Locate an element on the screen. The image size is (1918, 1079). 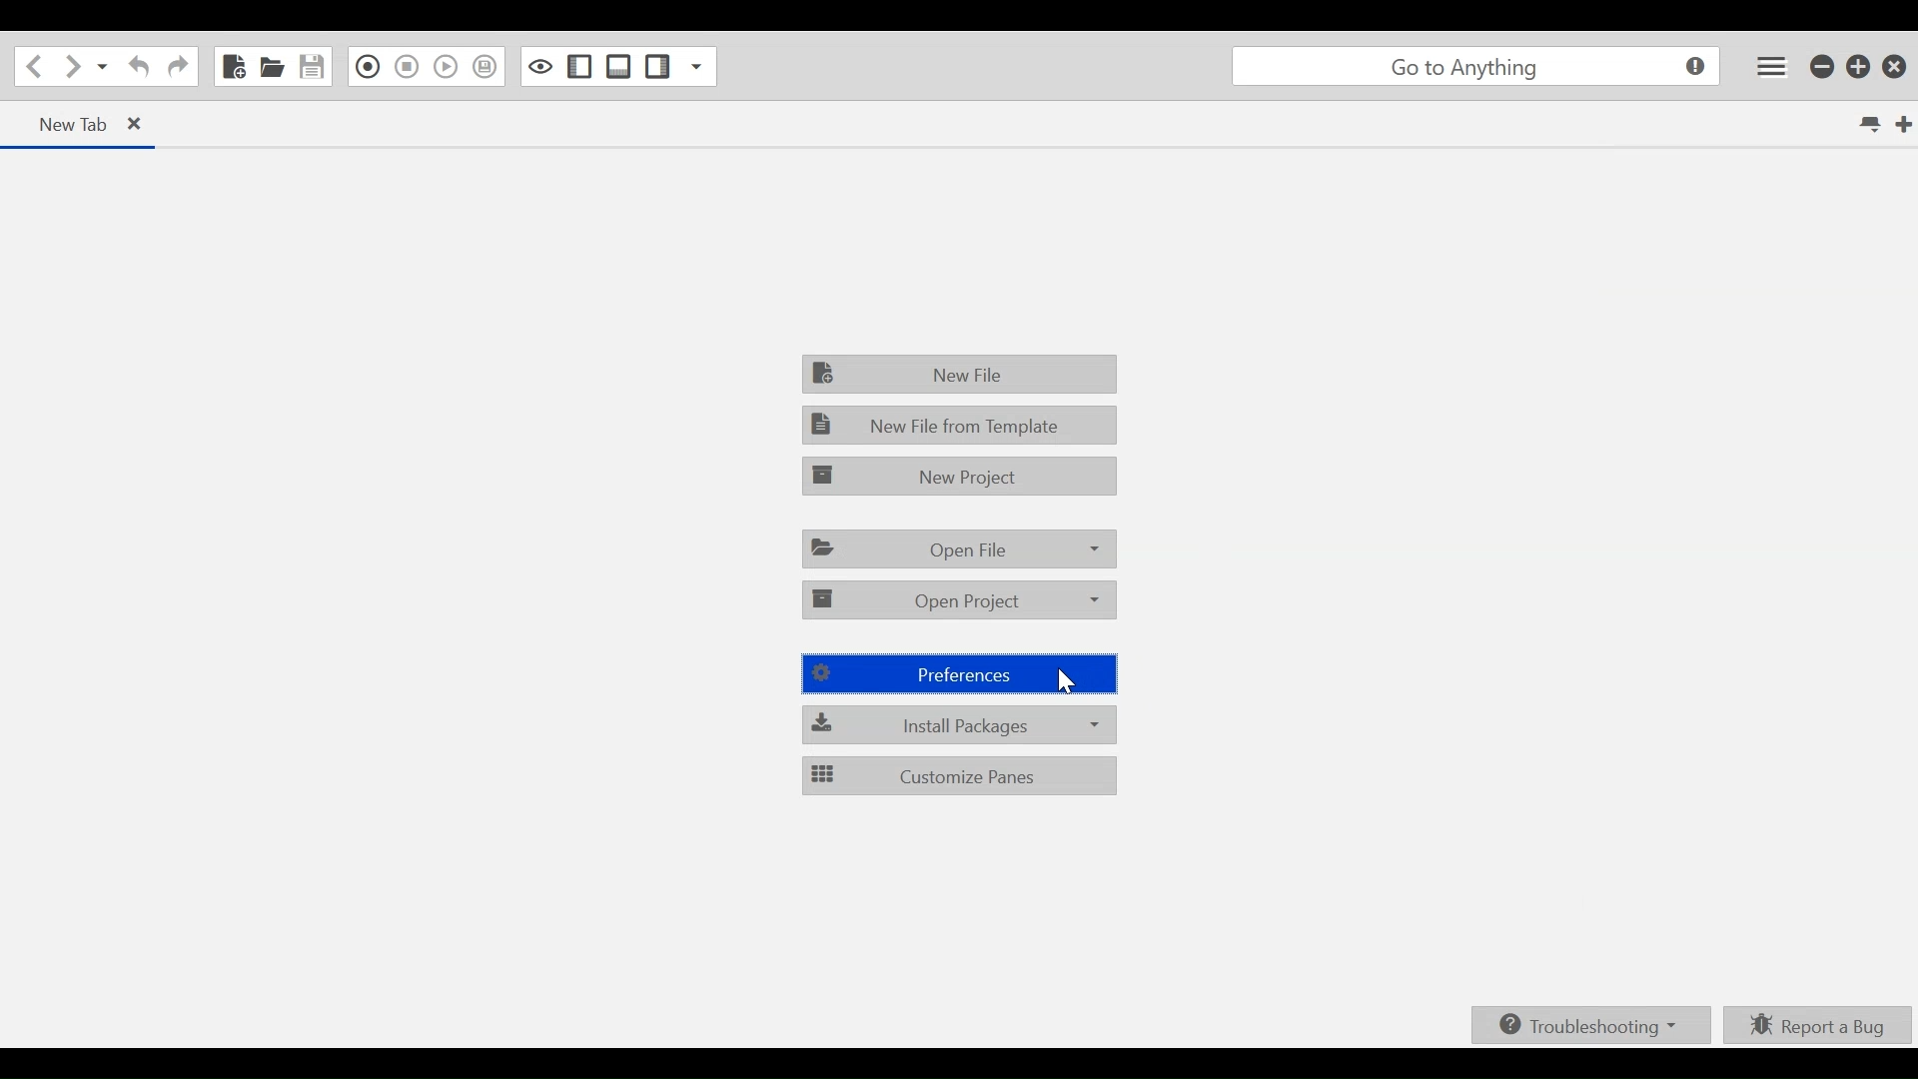
New Project  is located at coordinates (958, 475).